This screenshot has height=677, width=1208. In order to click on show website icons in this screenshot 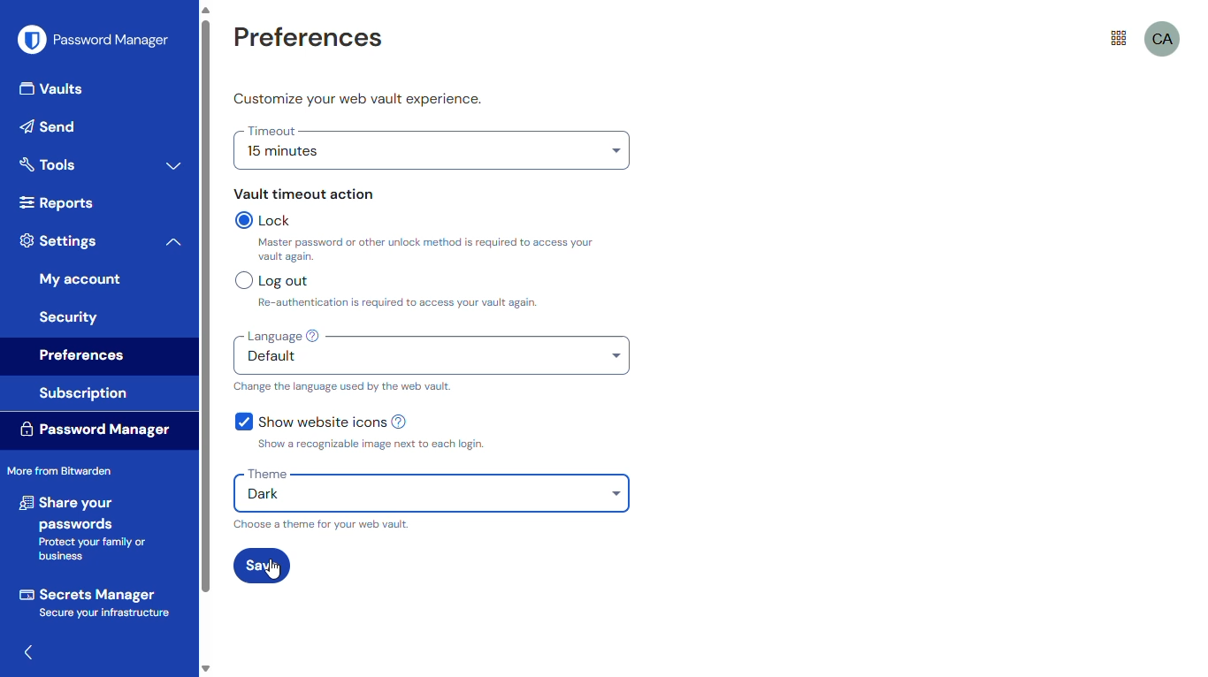, I will do `click(310, 421)`.